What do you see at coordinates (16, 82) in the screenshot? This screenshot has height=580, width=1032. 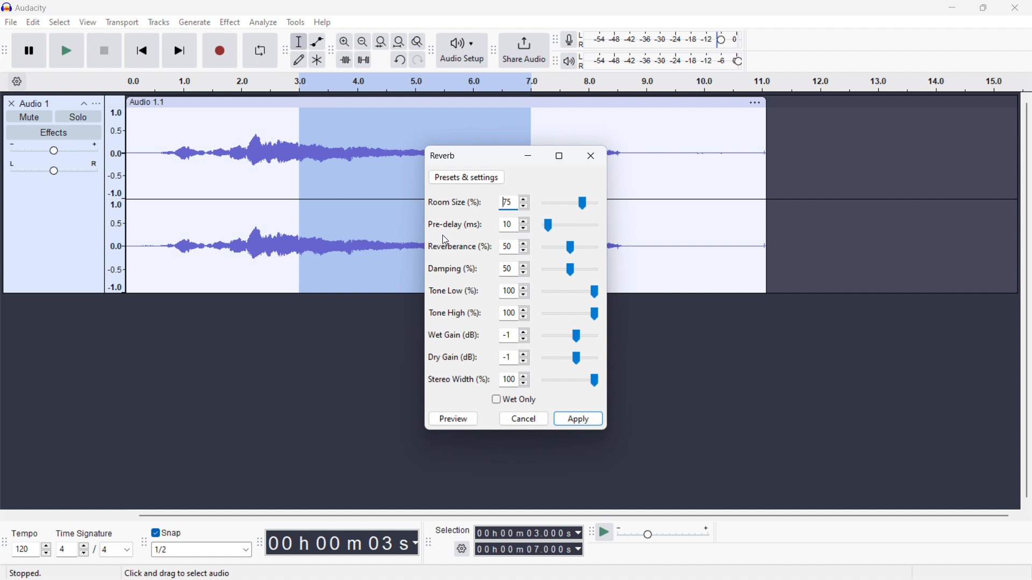 I see `settings` at bounding box center [16, 82].